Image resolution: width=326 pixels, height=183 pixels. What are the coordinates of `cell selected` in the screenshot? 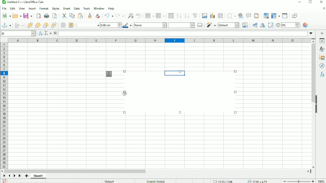 It's located at (173, 73).